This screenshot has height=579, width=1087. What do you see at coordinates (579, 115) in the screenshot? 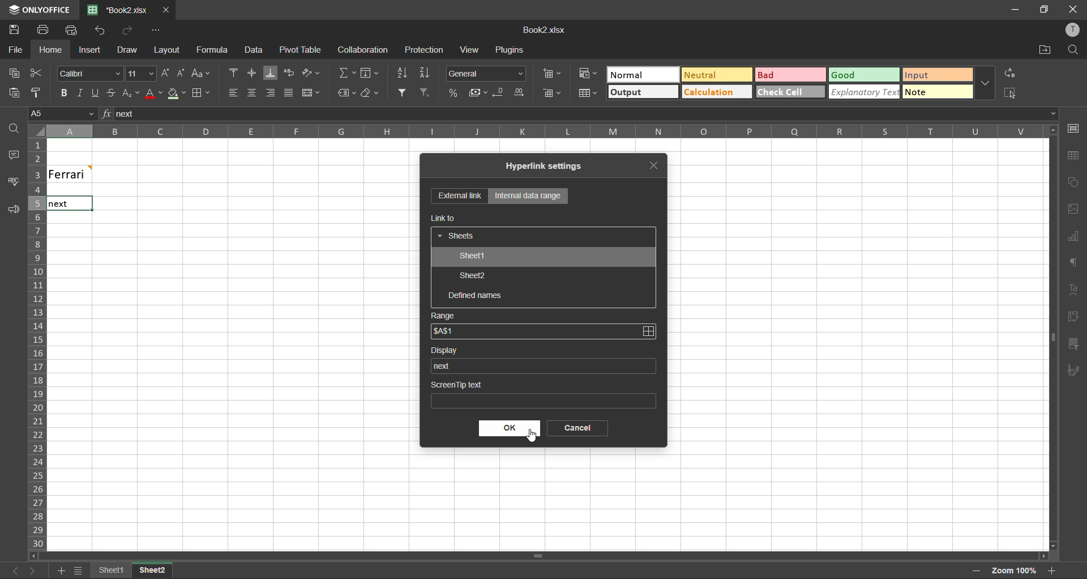
I see `formula bar` at bounding box center [579, 115].